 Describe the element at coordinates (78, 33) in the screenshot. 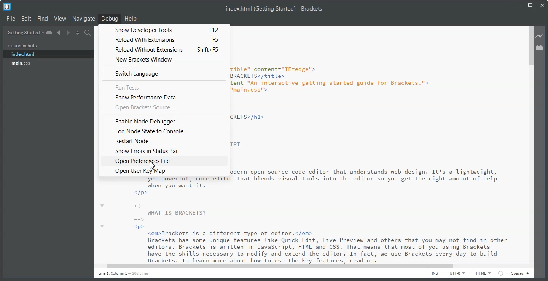

I see `Split the editor vertically or Horizontally` at that location.